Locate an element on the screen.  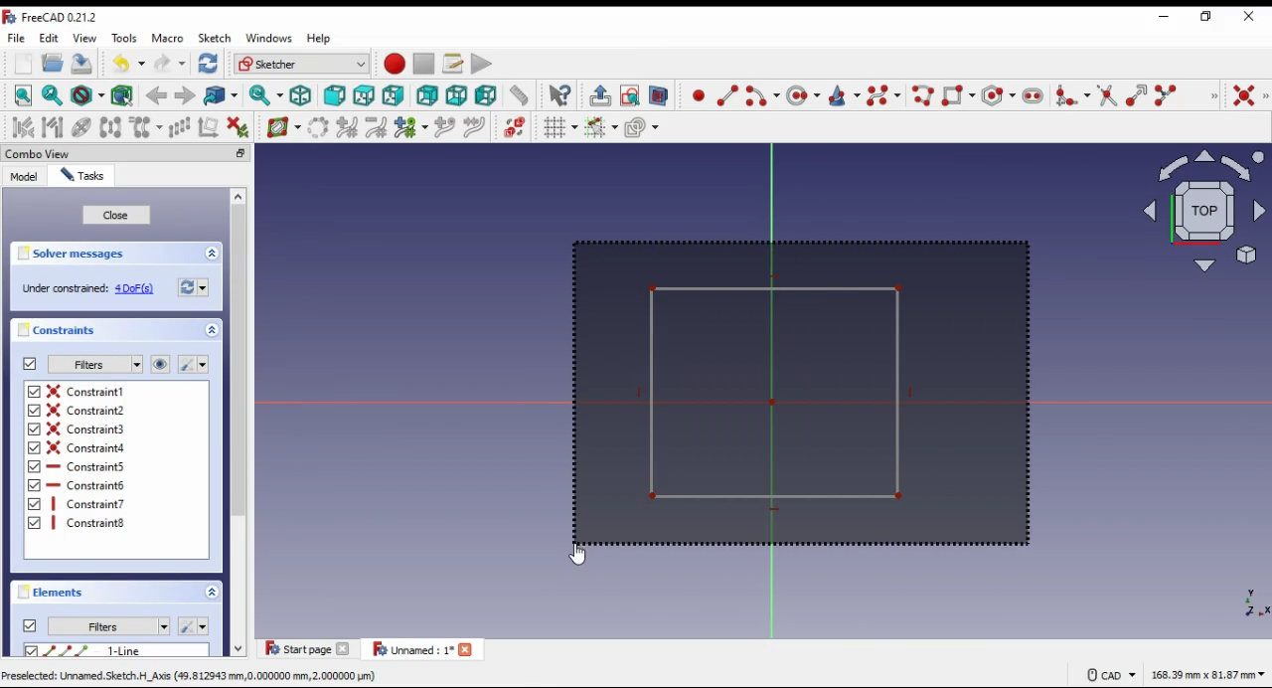
execute macro is located at coordinates (482, 63).